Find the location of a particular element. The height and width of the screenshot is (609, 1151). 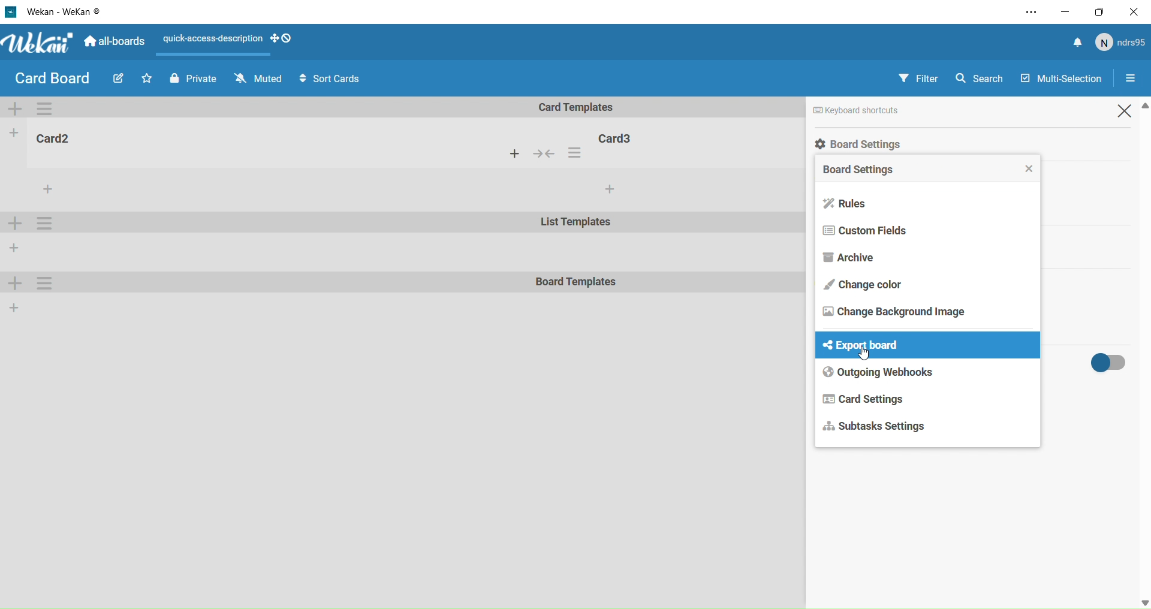

 is located at coordinates (145, 78).